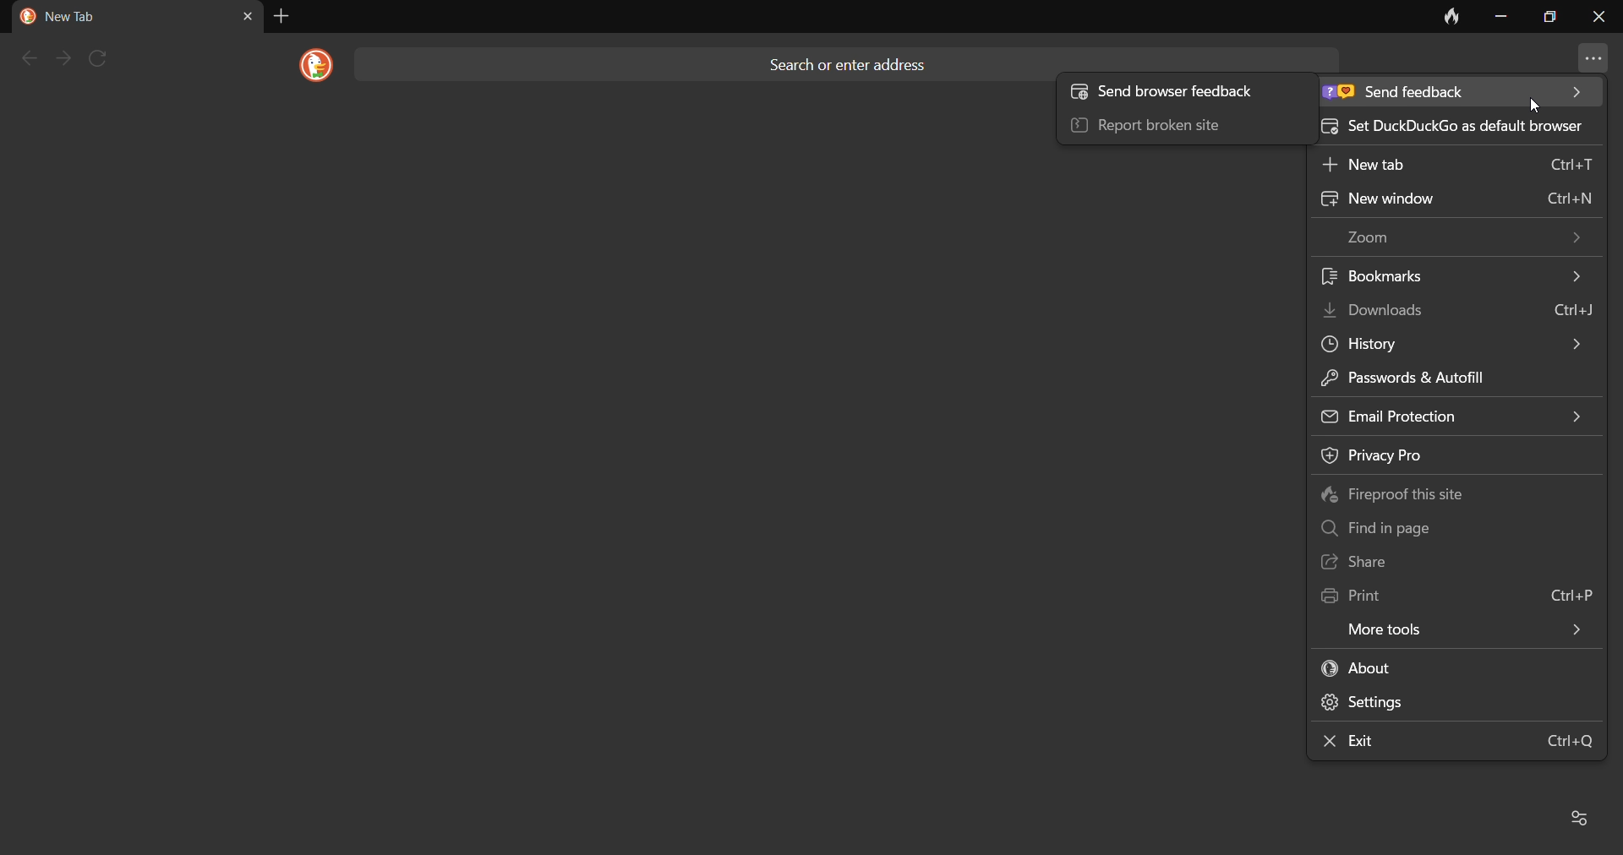 The width and height of the screenshot is (1623, 855). What do you see at coordinates (1451, 493) in the screenshot?
I see `fireproof this site` at bounding box center [1451, 493].